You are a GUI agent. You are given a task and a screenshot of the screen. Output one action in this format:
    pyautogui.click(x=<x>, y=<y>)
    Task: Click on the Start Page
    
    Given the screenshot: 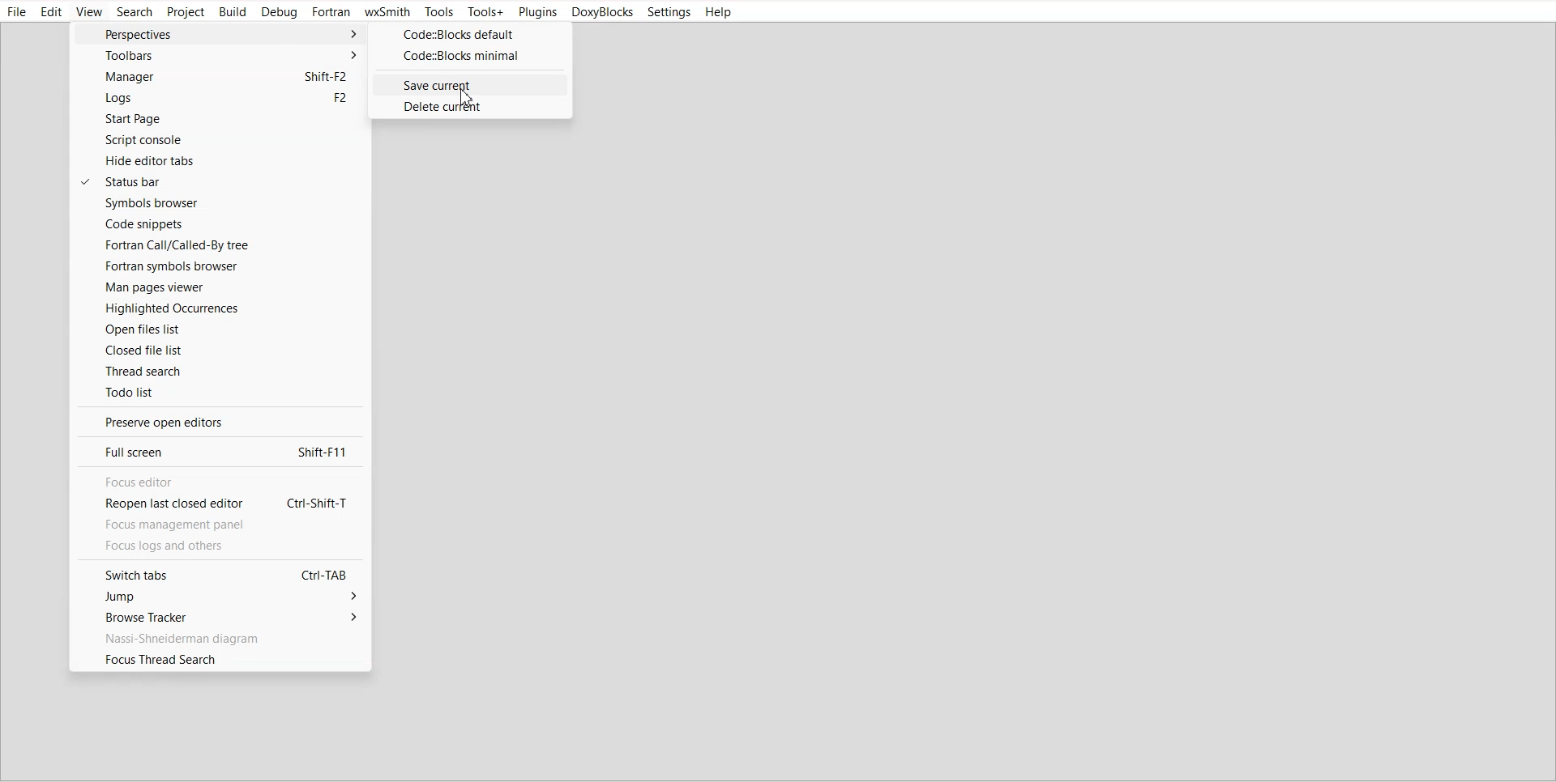 What is the action you would take?
    pyautogui.click(x=216, y=120)
    